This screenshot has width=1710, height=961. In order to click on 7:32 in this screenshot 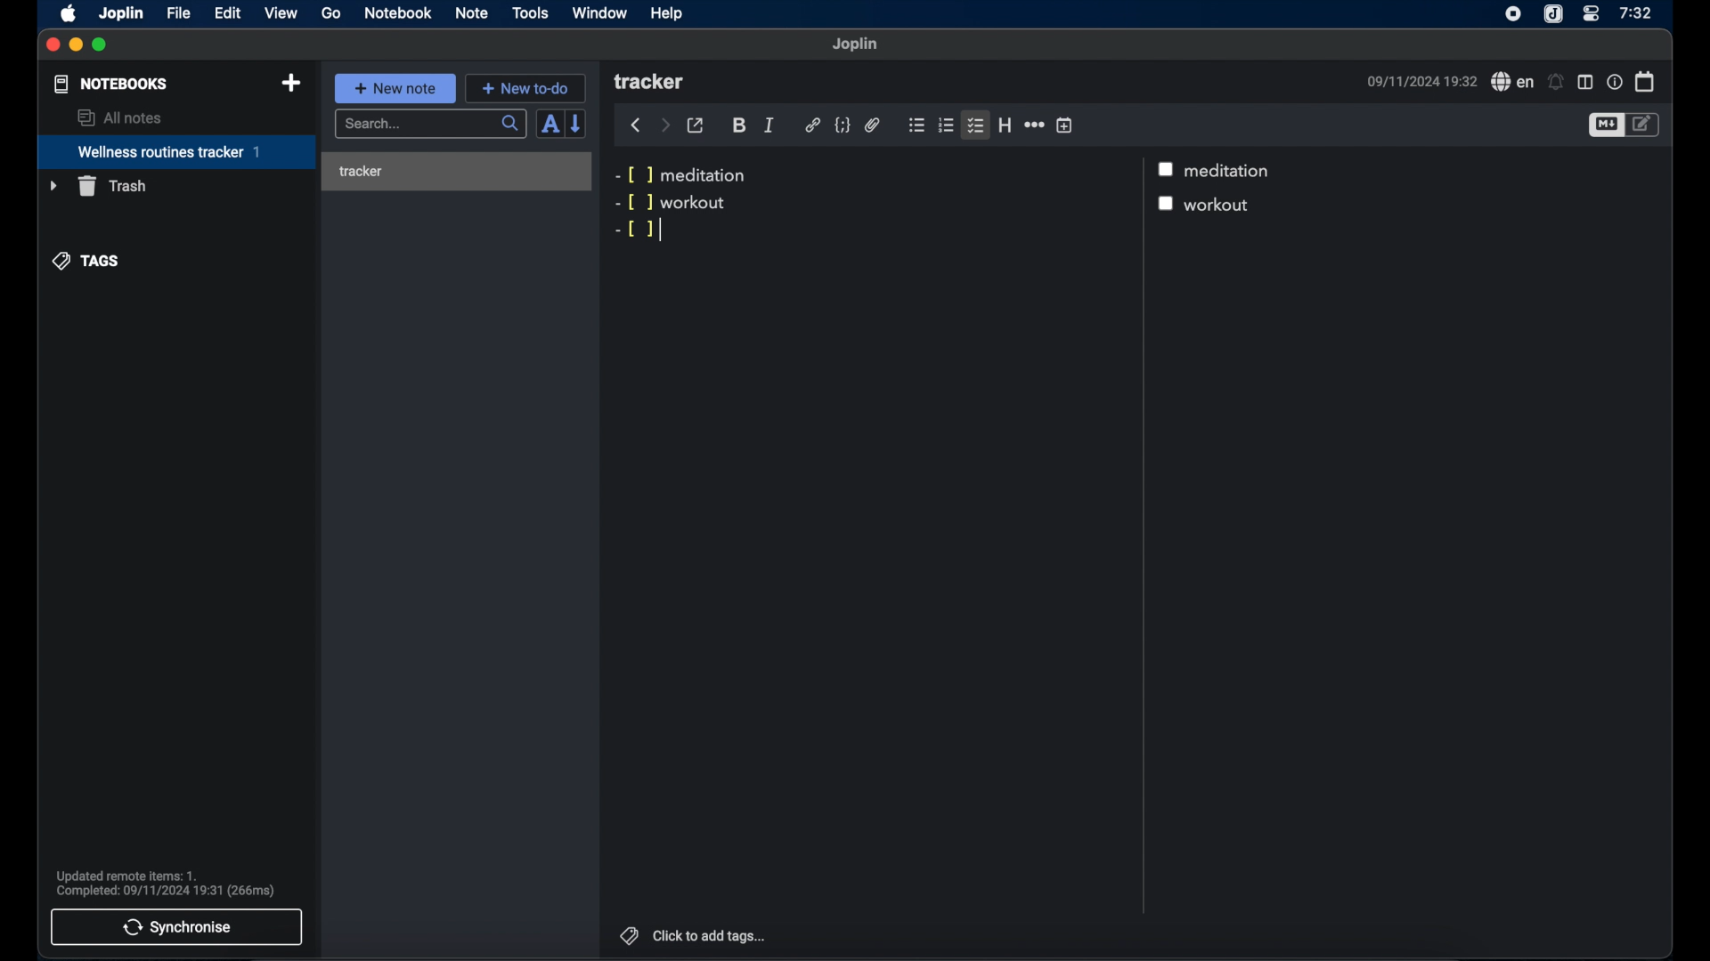, I will do `click(1634, 13)`.